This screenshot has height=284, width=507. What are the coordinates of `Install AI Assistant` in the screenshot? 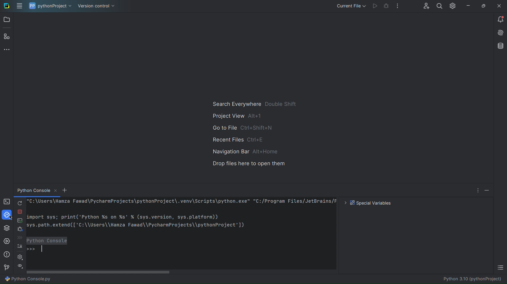 It's located at (500, 33).